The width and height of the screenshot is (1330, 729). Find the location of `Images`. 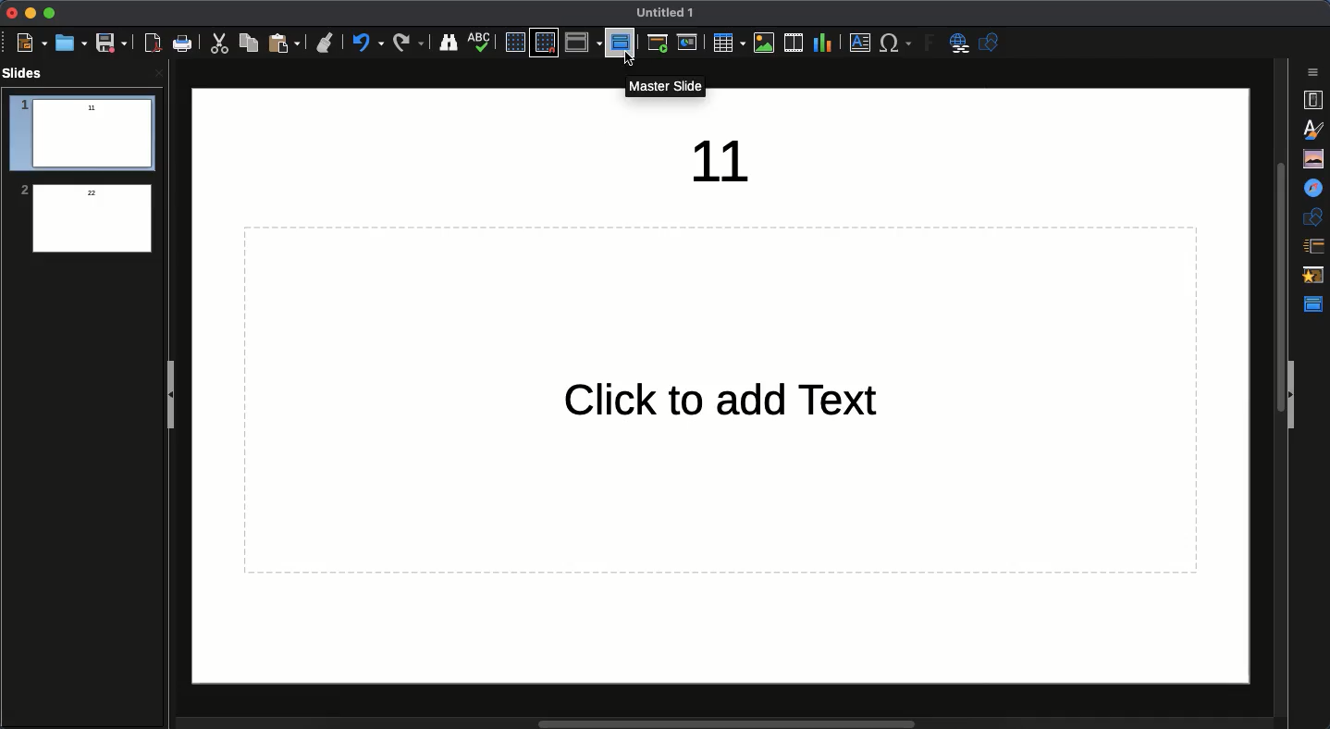

Images is located at coordinates (761, 44).